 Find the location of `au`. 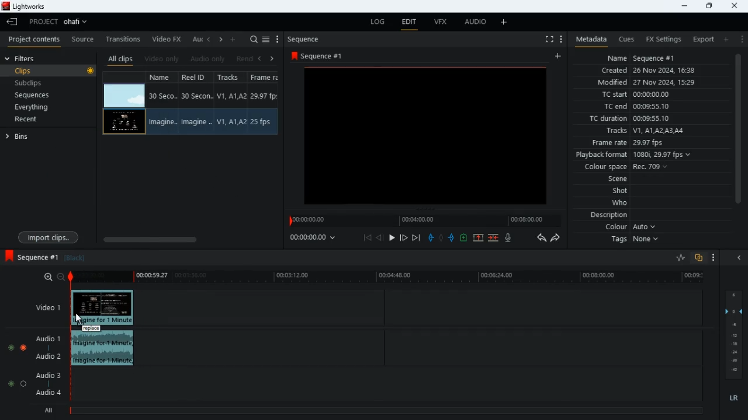

au is located at coordinates (196, 39).